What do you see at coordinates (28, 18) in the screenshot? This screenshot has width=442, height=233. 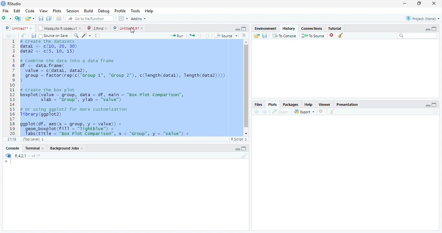 I see `Open an existing file` at bounding box center [28, 18].